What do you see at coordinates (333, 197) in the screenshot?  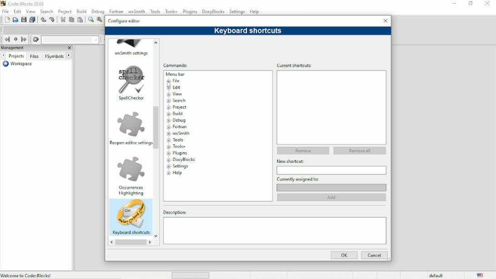 I see `Add` at bounding box center [333, 197].